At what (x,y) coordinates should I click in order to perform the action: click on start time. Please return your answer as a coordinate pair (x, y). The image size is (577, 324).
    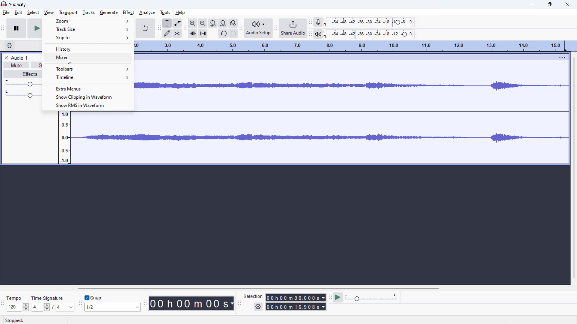
    Looking at the image, I should click on (295, 298).